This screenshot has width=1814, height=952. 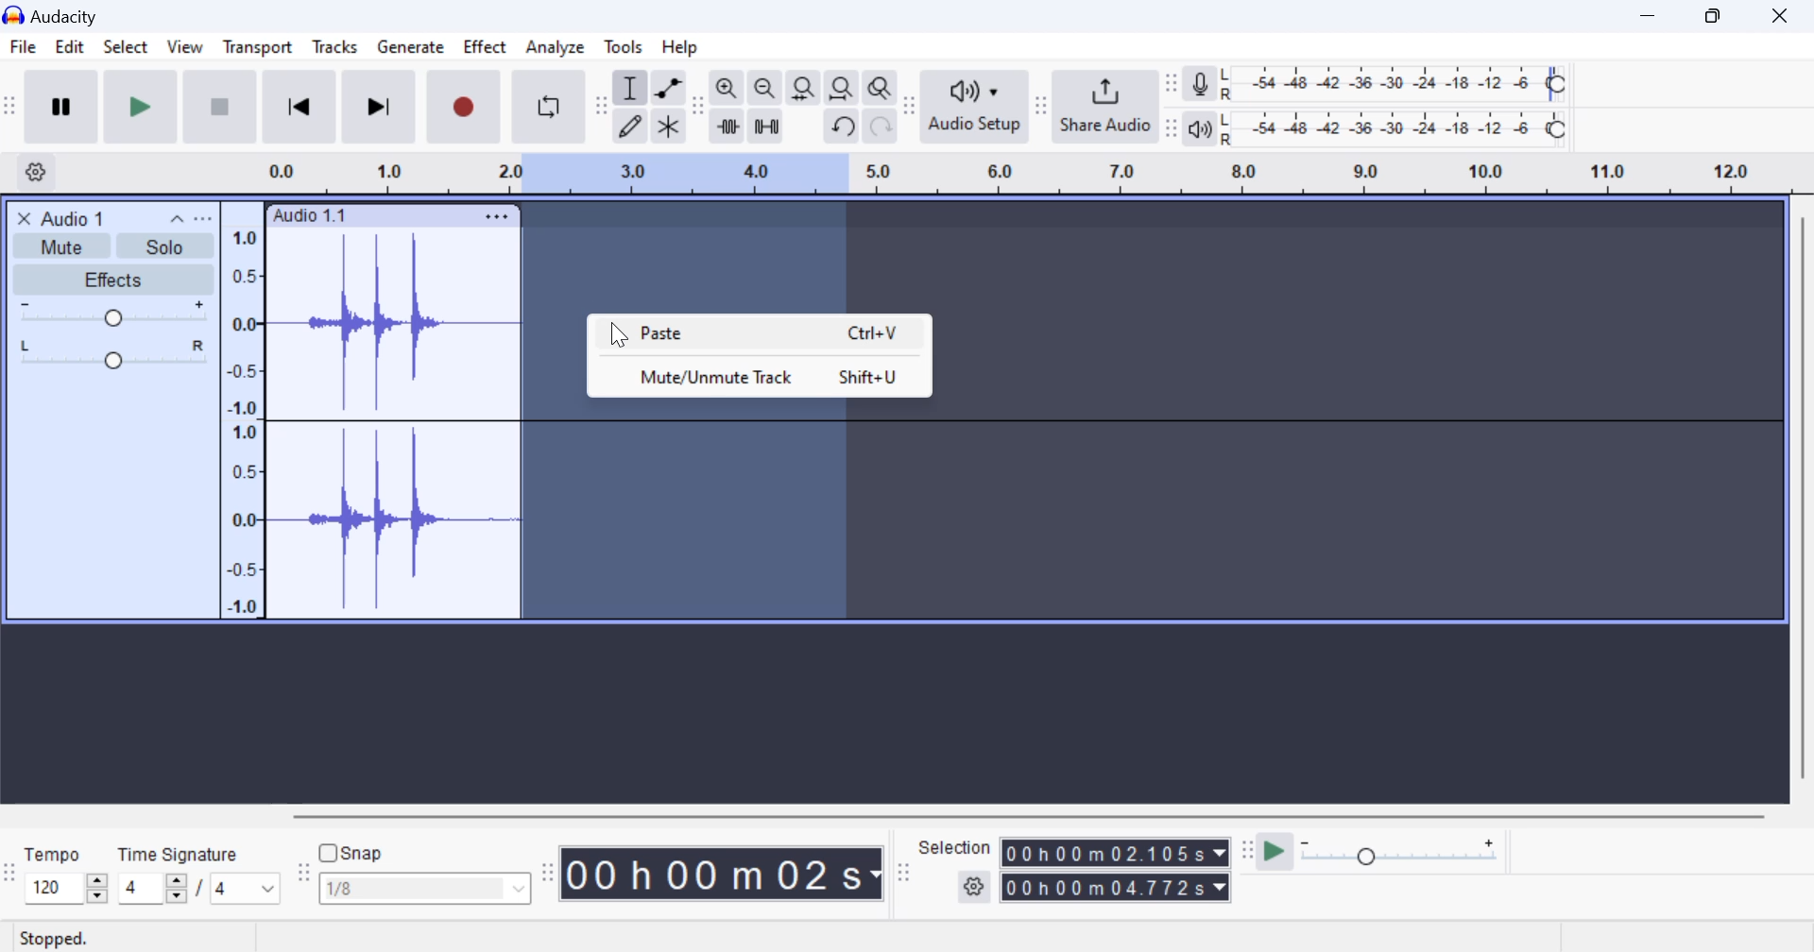 What do you see at coordinates (69, 50) in the screenshot?
I see `Edit` at bounding box center [69, 50].